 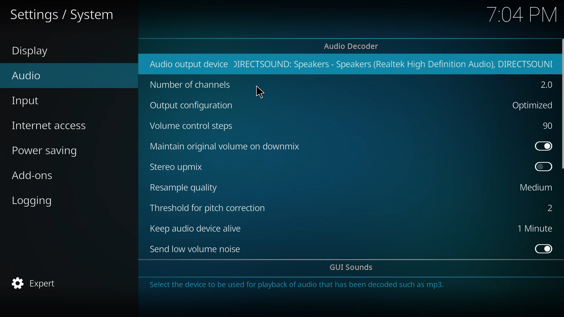 I want to click on internet access, so click(x=51, y=126).